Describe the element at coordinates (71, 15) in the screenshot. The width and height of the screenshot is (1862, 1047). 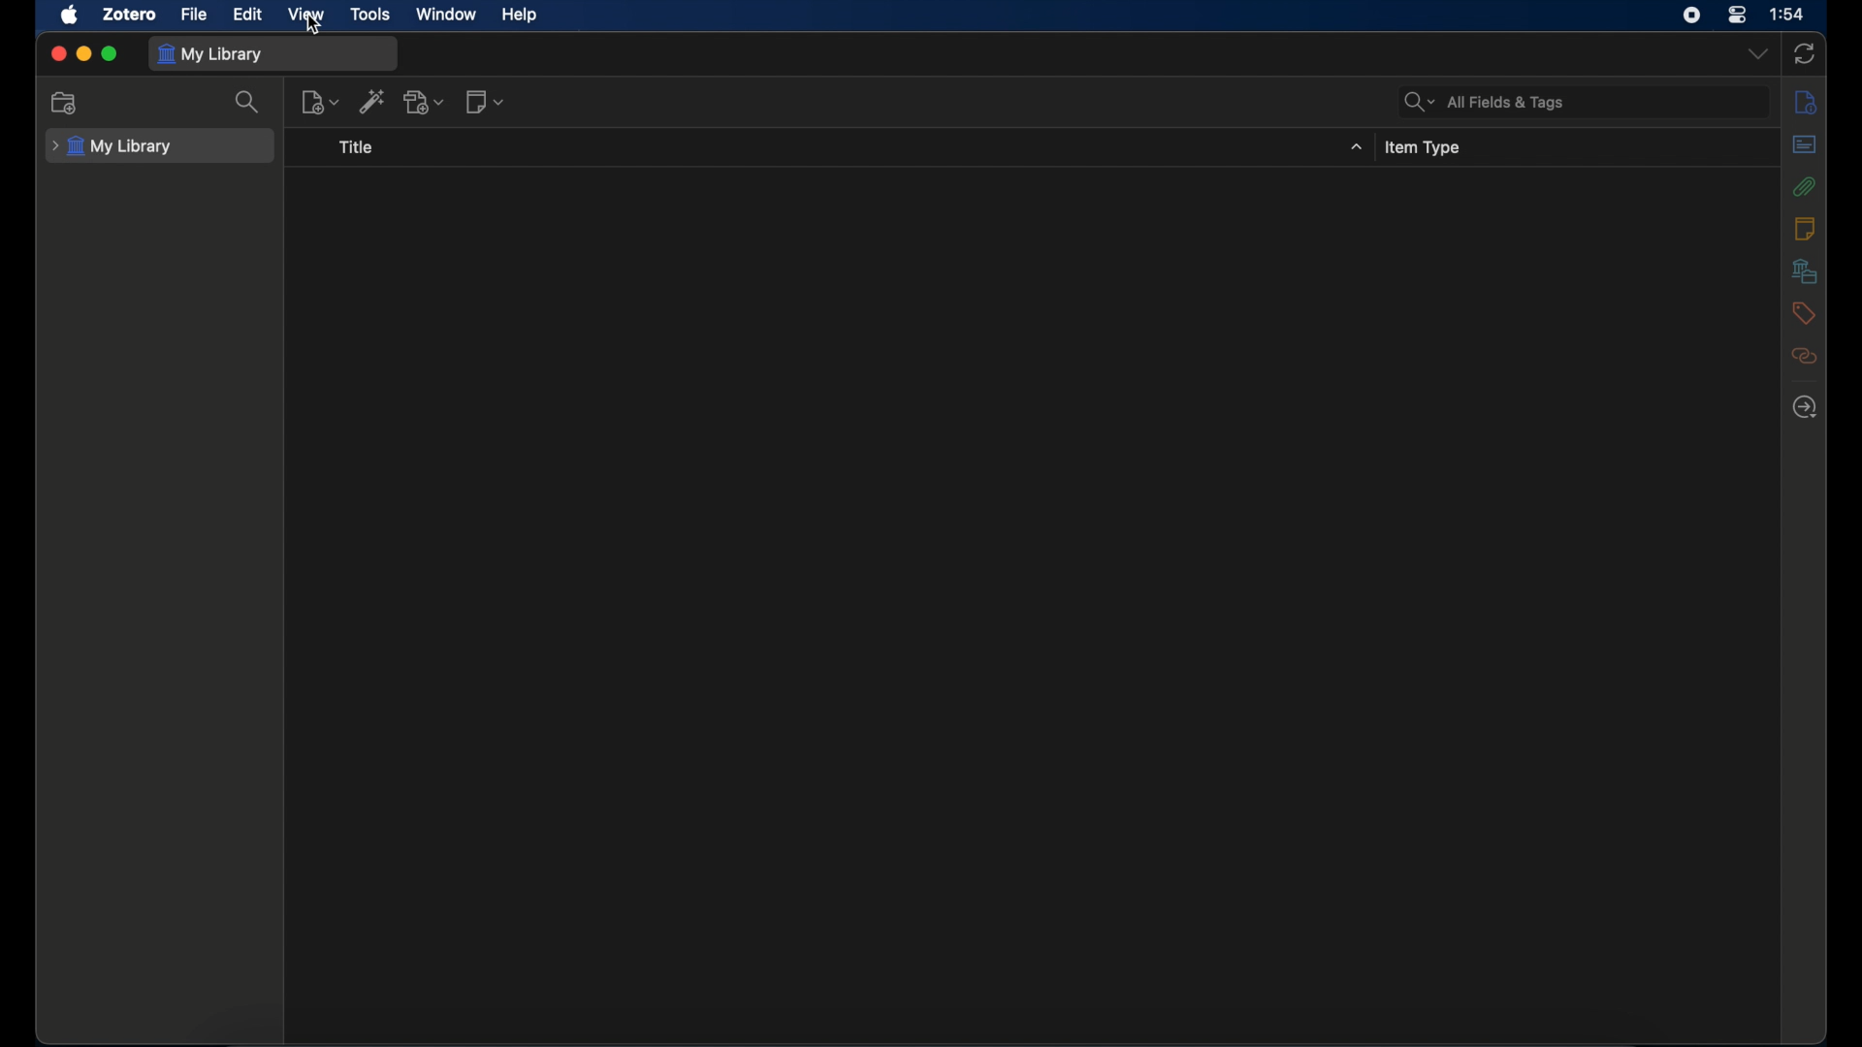
I see `apple icon` at that location.